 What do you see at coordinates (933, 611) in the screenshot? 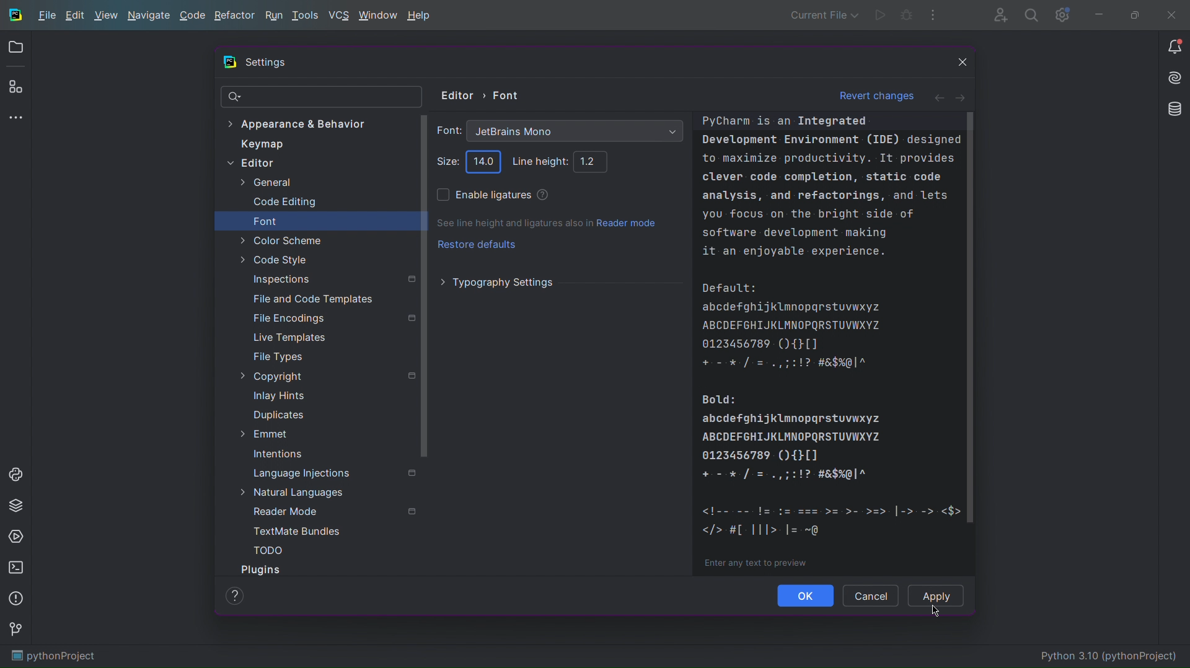
I see `Cursor at Apply` at bounding box center [933, 611].